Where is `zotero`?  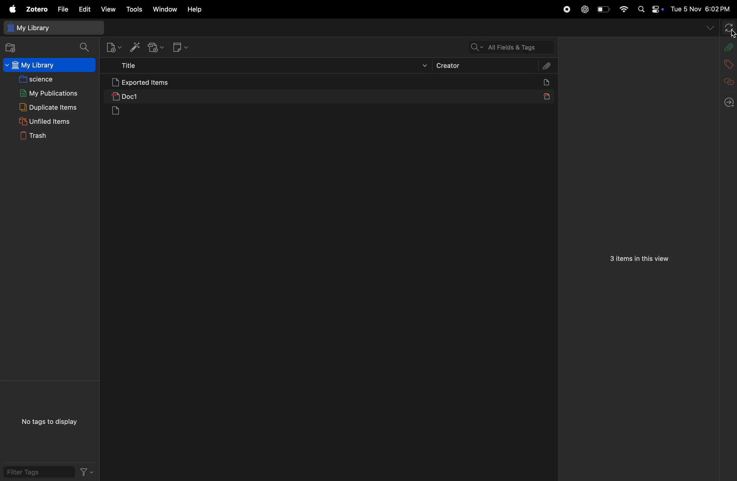
zotero is located at coordinates (35, 10).